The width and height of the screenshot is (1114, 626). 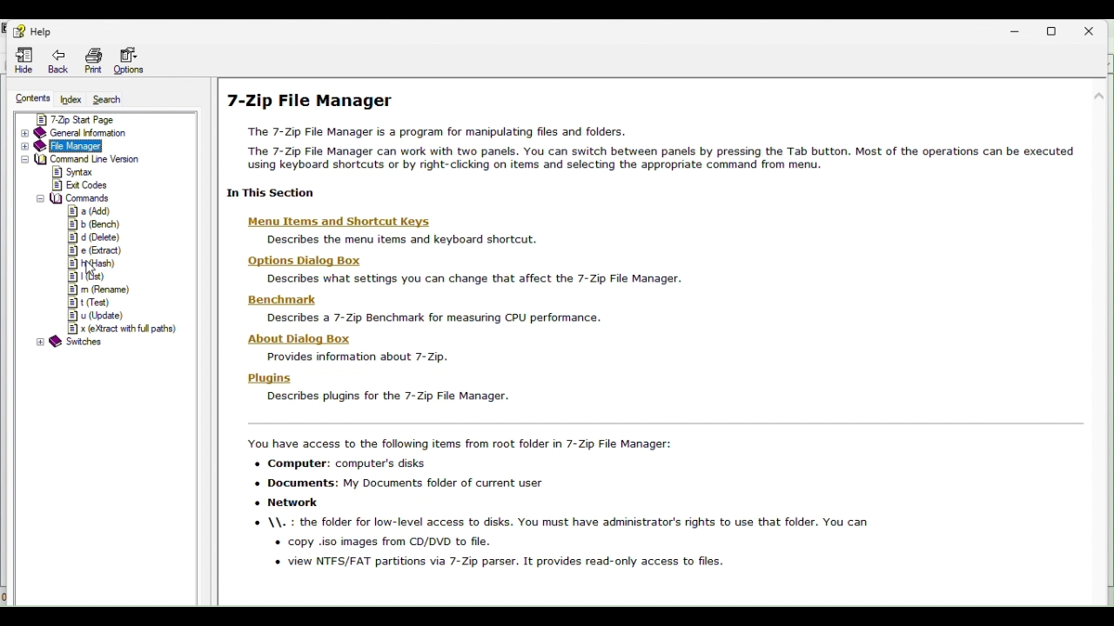 What do you see at coordinates (661, 143) in the screenshot?
I see `7 zip file manager help page` at bounding box center [661, 143].